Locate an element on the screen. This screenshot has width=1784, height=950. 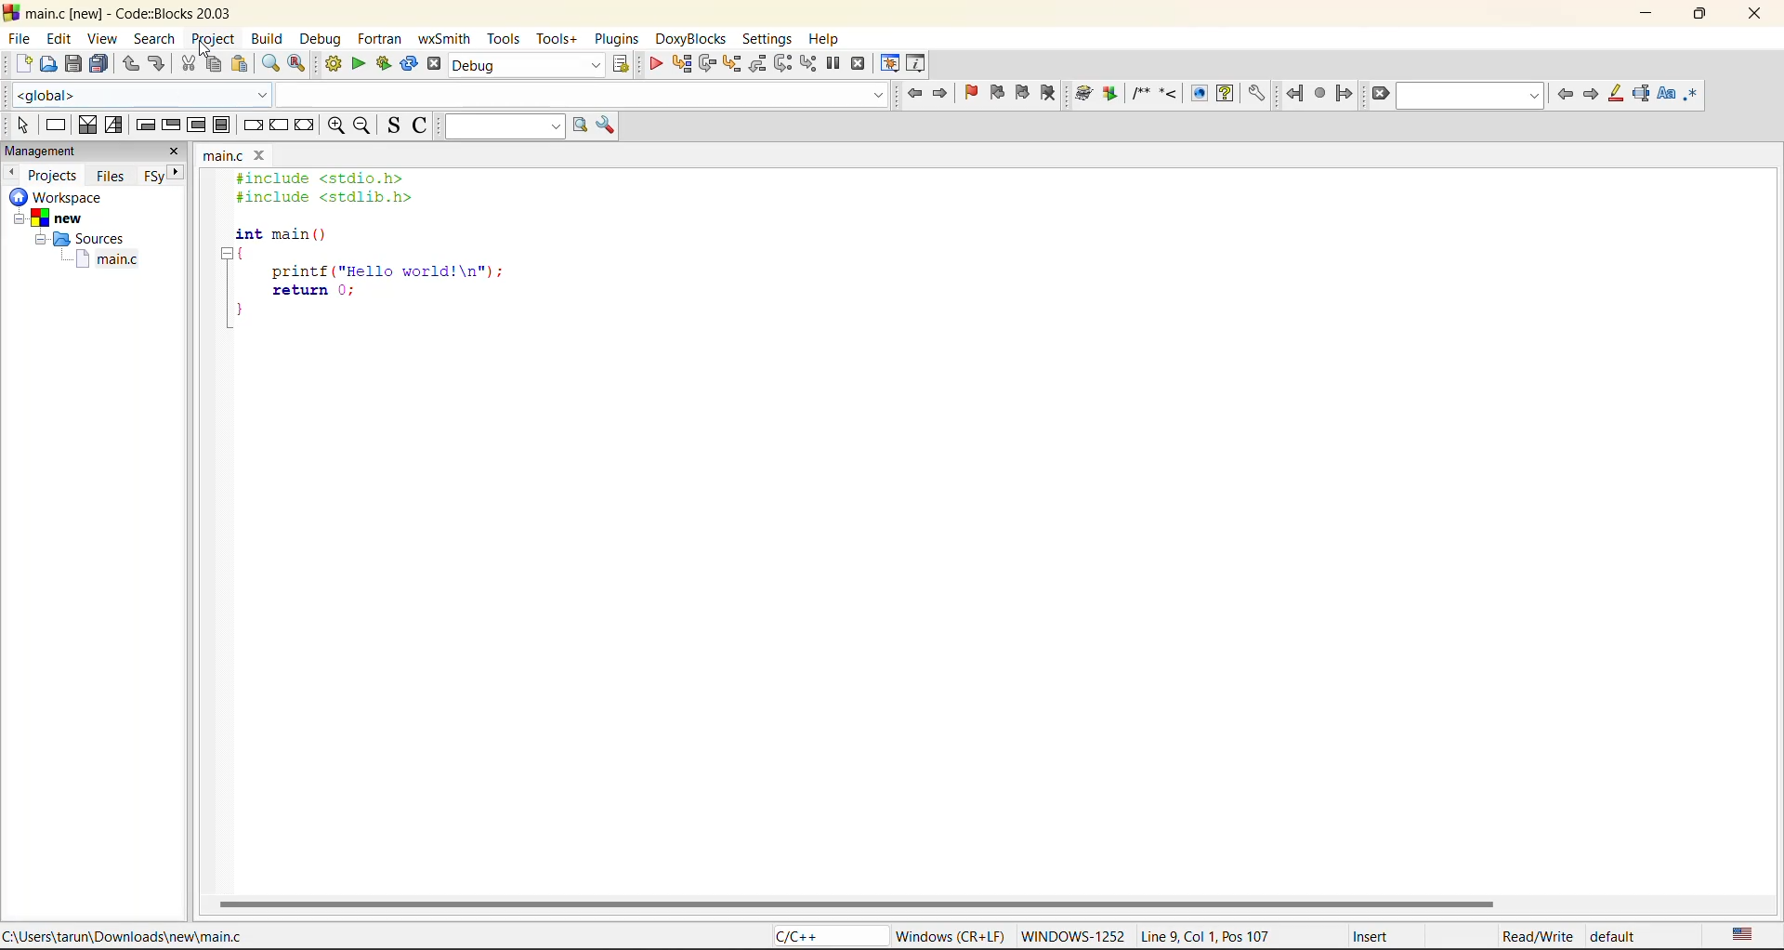
main.c is located at coordinates (220, 155).